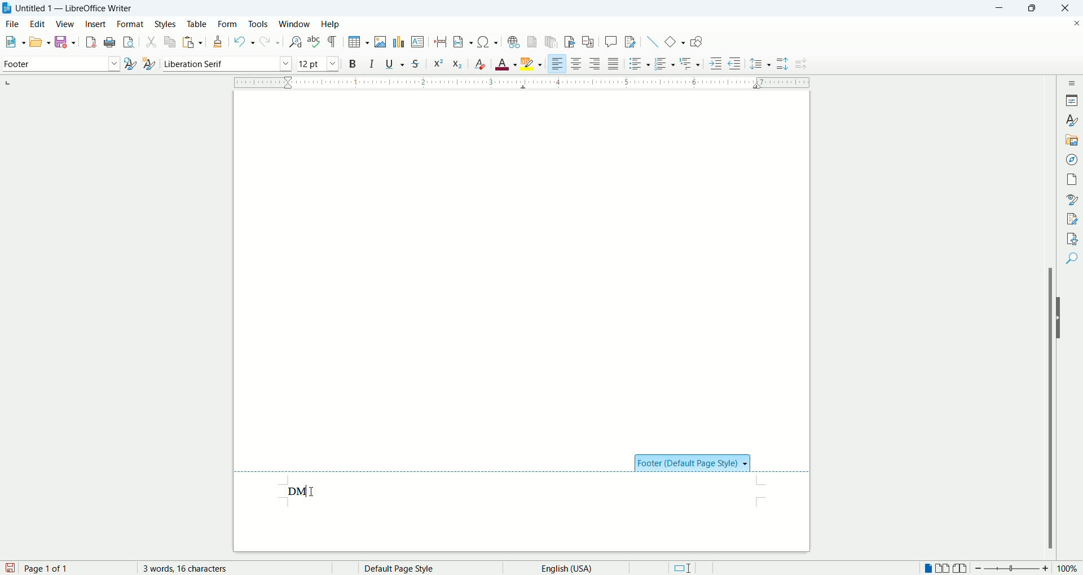 This screenshot has width=1083, height=575. Describe the element at coordinates (675, 41) in the screenshot. I see `insert basic shapes` at that location.